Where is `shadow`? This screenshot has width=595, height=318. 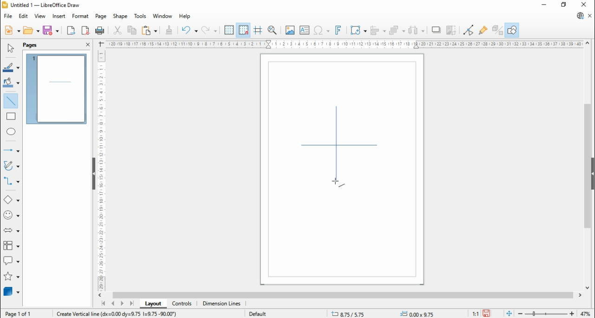 shadow is located at coordinates (437, 30).